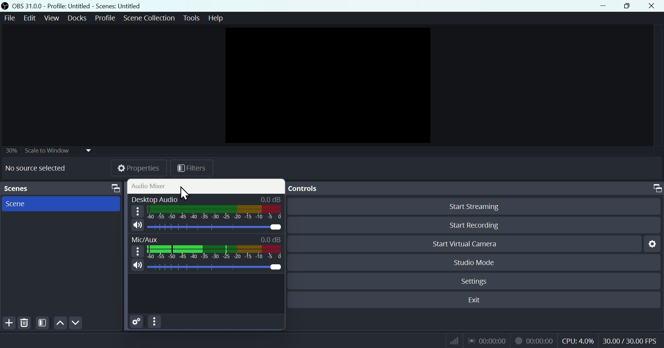  What do you see at coordinates (30, 18) in the screenshot?
I see `Edit` at bounding box center [30, 18].